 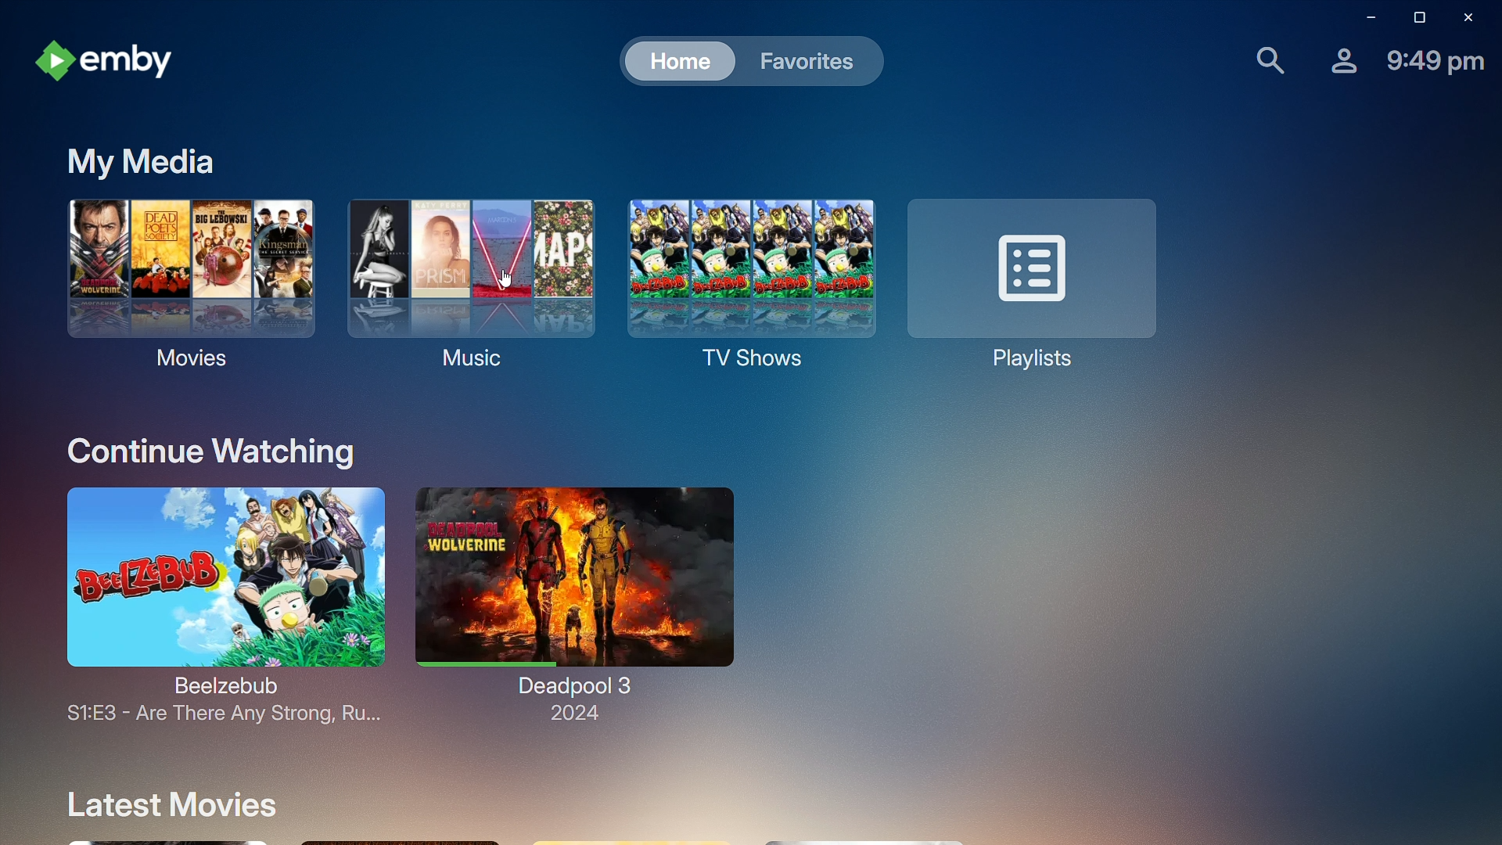 What do you see at coordinates (1435, 59) in the screenshot?
I see `Time` at bounding box center [1435, 59].